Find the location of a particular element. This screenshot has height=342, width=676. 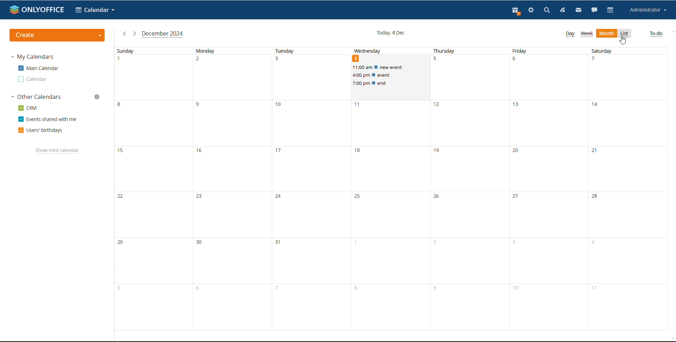

present is located at coordinates (515, 11).